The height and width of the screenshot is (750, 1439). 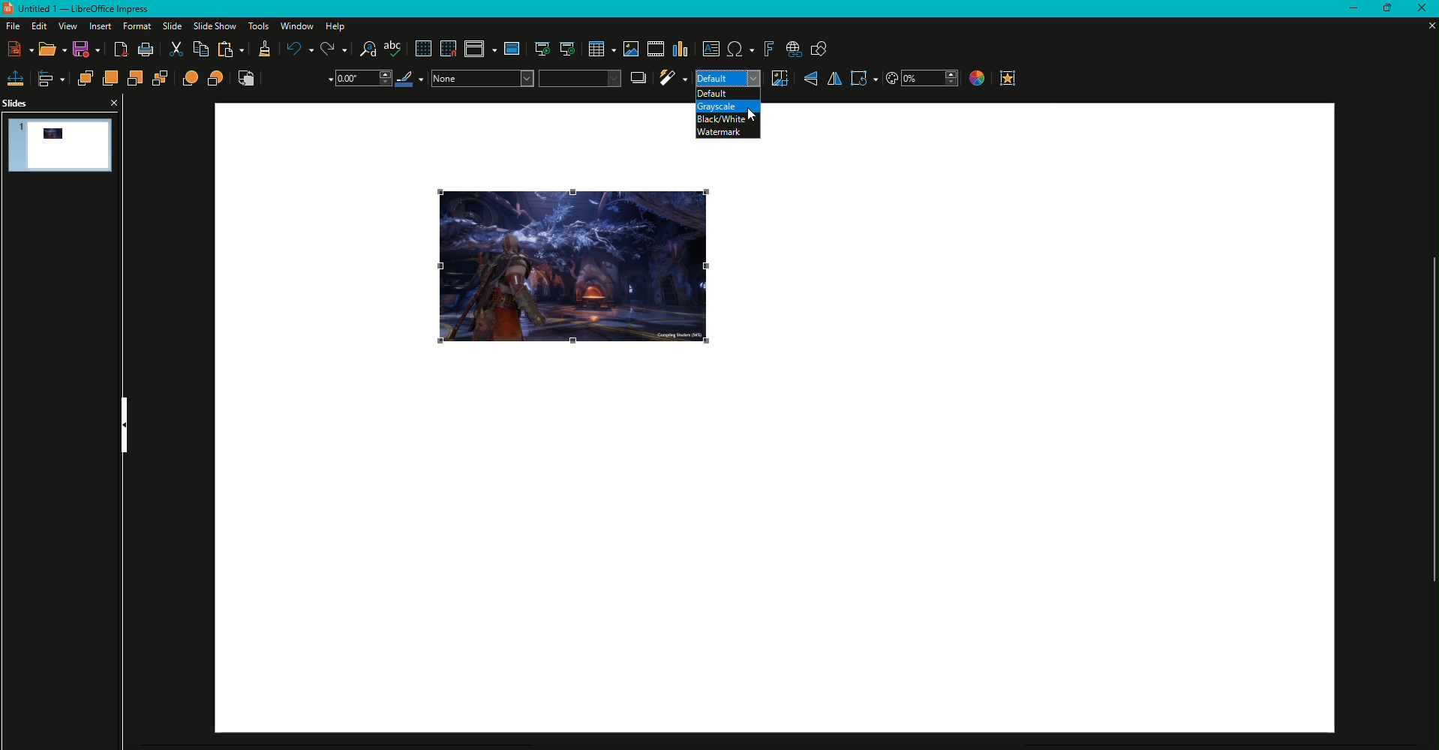 I want to click on Filter, so click(x=672, y=78).